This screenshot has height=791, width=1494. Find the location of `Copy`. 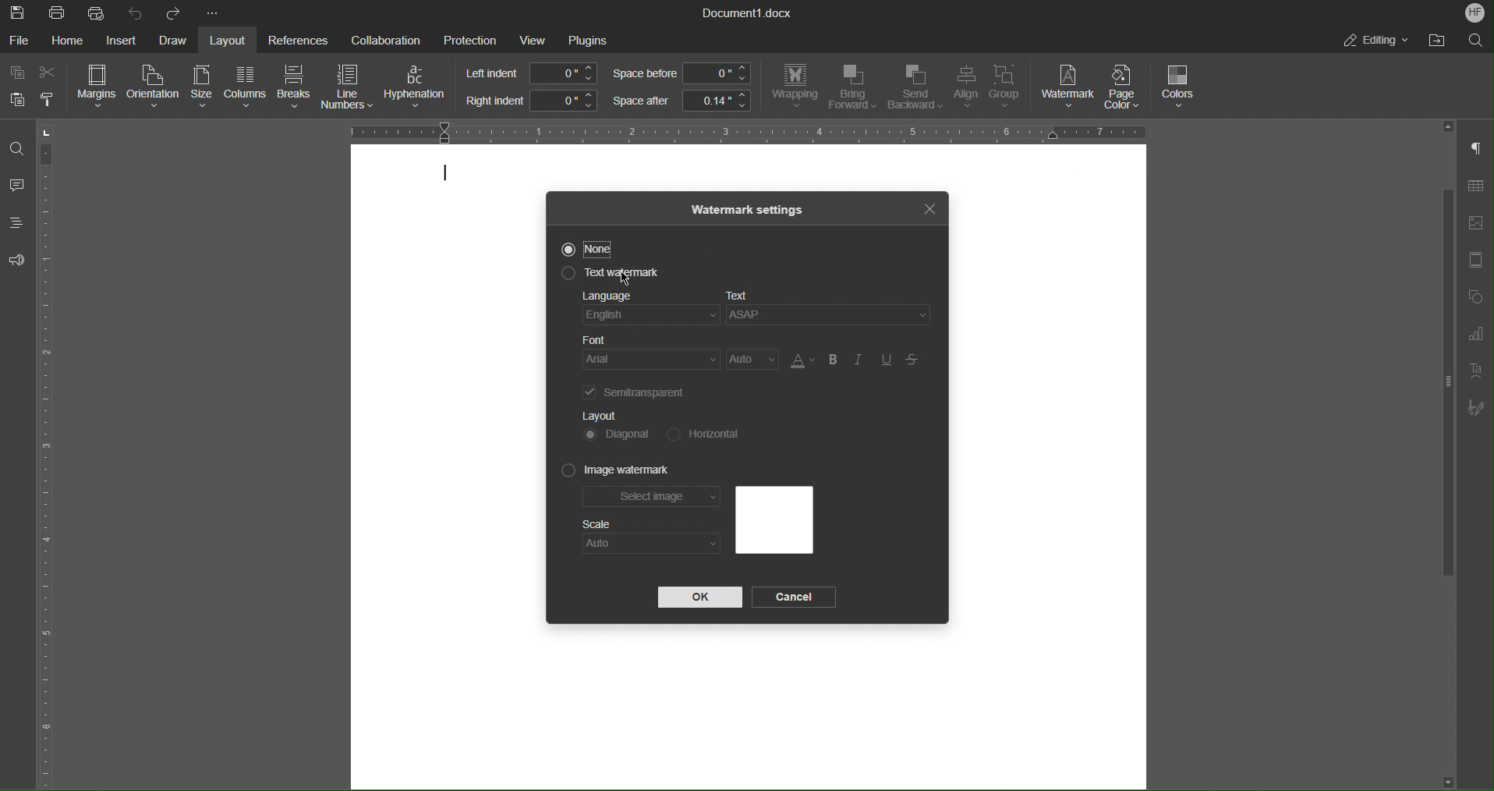

Copy is located at coordinates (19, 73).